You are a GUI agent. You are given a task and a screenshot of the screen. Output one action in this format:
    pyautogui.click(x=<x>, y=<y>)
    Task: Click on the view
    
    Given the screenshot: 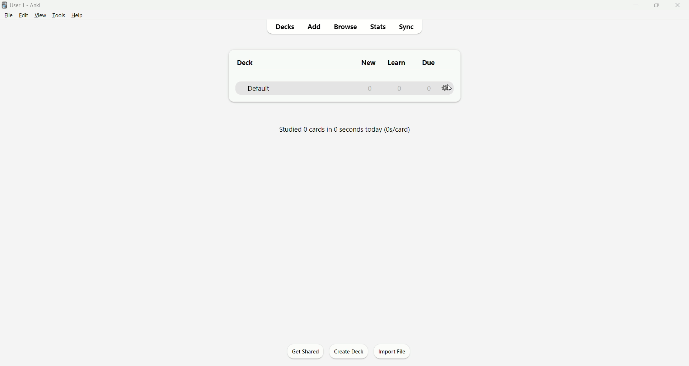 What is the action you would take?
    pyautogui.click(x=39, y=15)
    